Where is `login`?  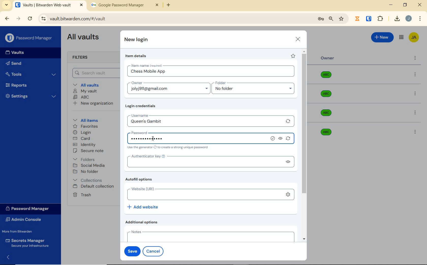
login is located at coordinates (82, 133).